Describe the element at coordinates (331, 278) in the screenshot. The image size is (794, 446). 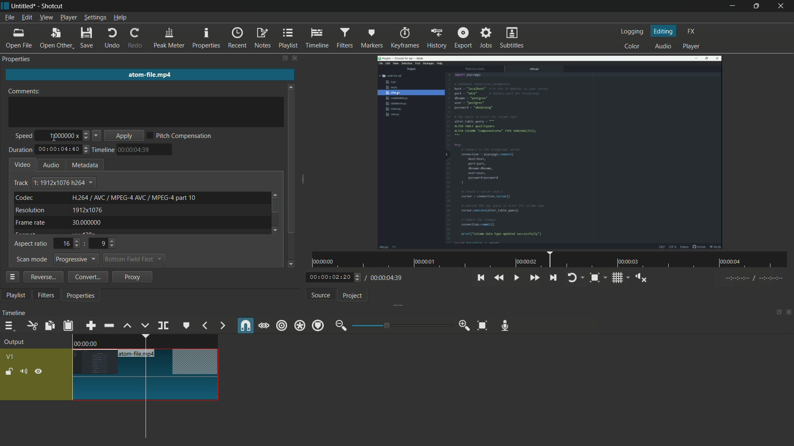
I see `current time` at that location.